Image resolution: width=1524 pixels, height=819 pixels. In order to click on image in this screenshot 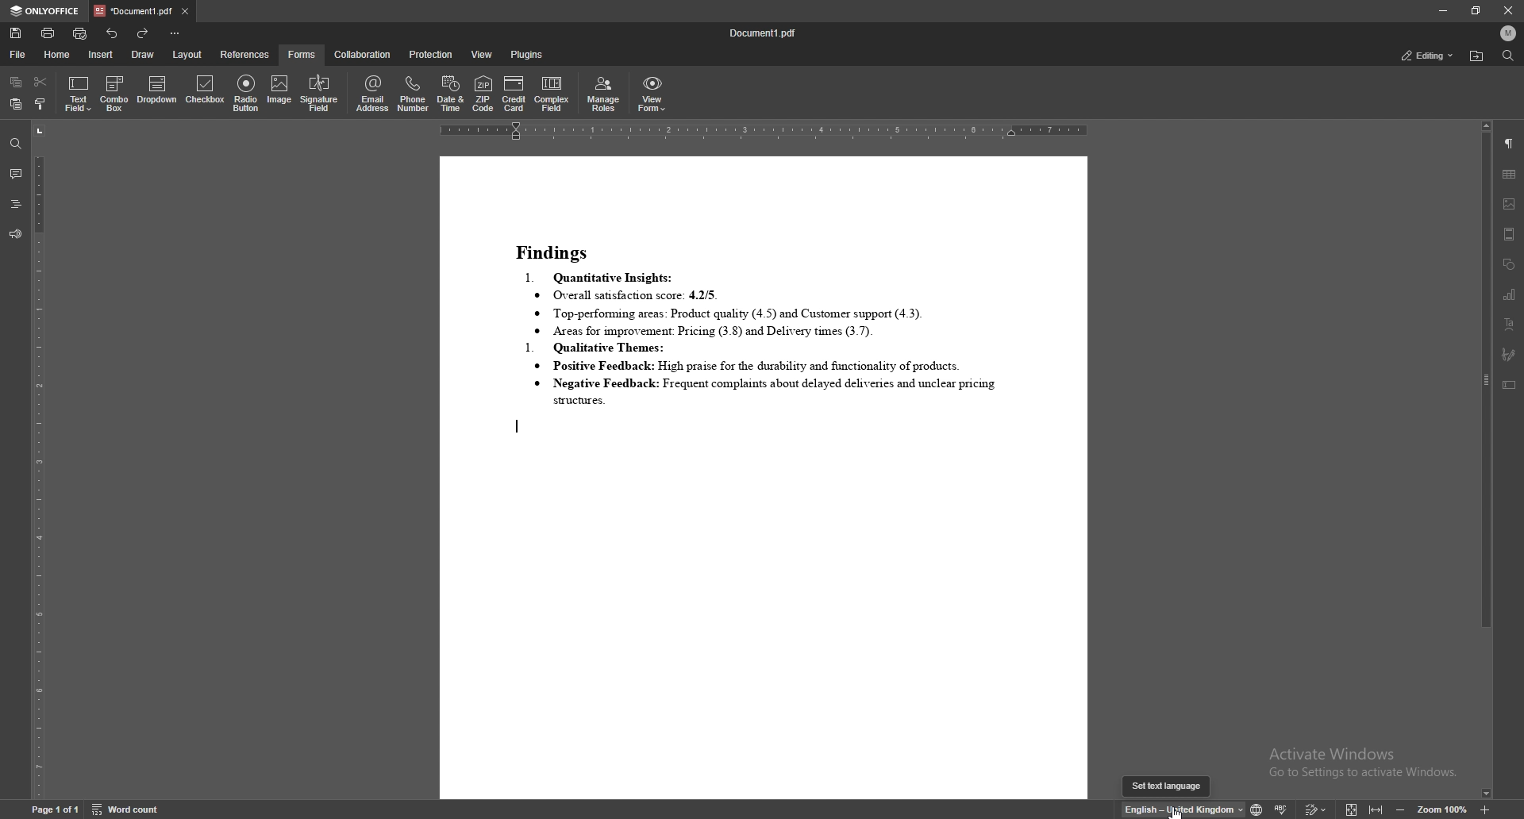, I will do `click(279, 94)`.